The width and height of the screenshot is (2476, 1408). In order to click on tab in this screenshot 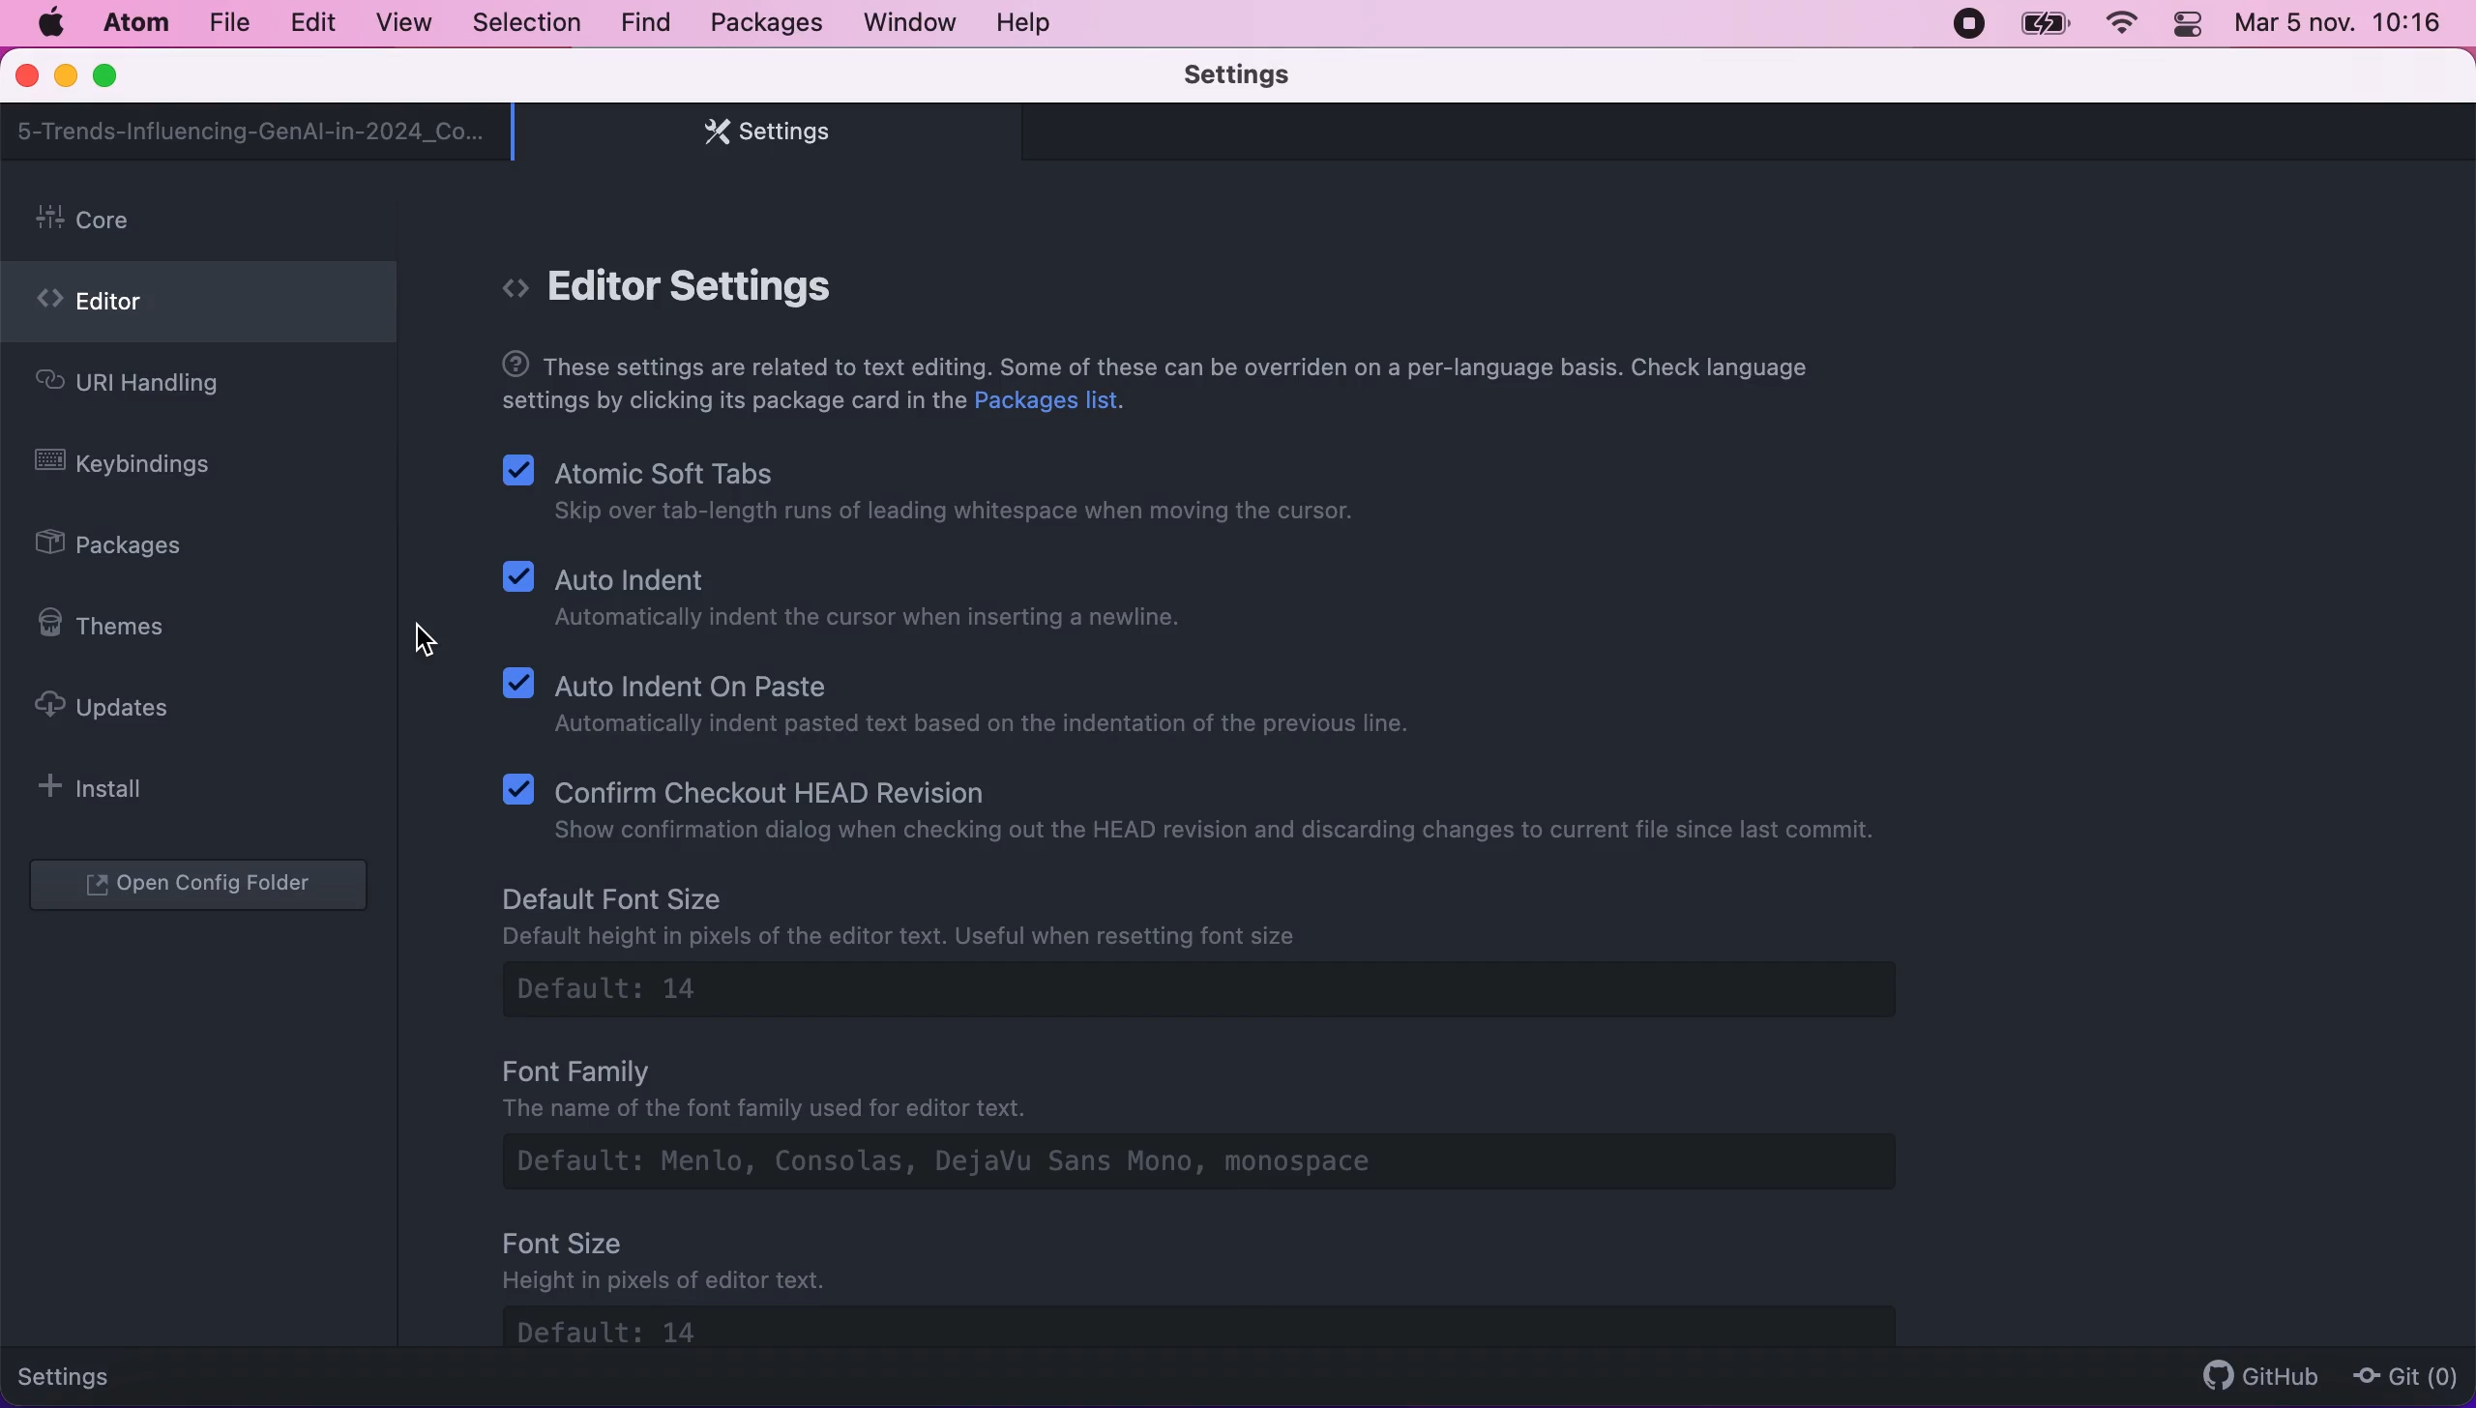, I will do `click(252, 132)`.